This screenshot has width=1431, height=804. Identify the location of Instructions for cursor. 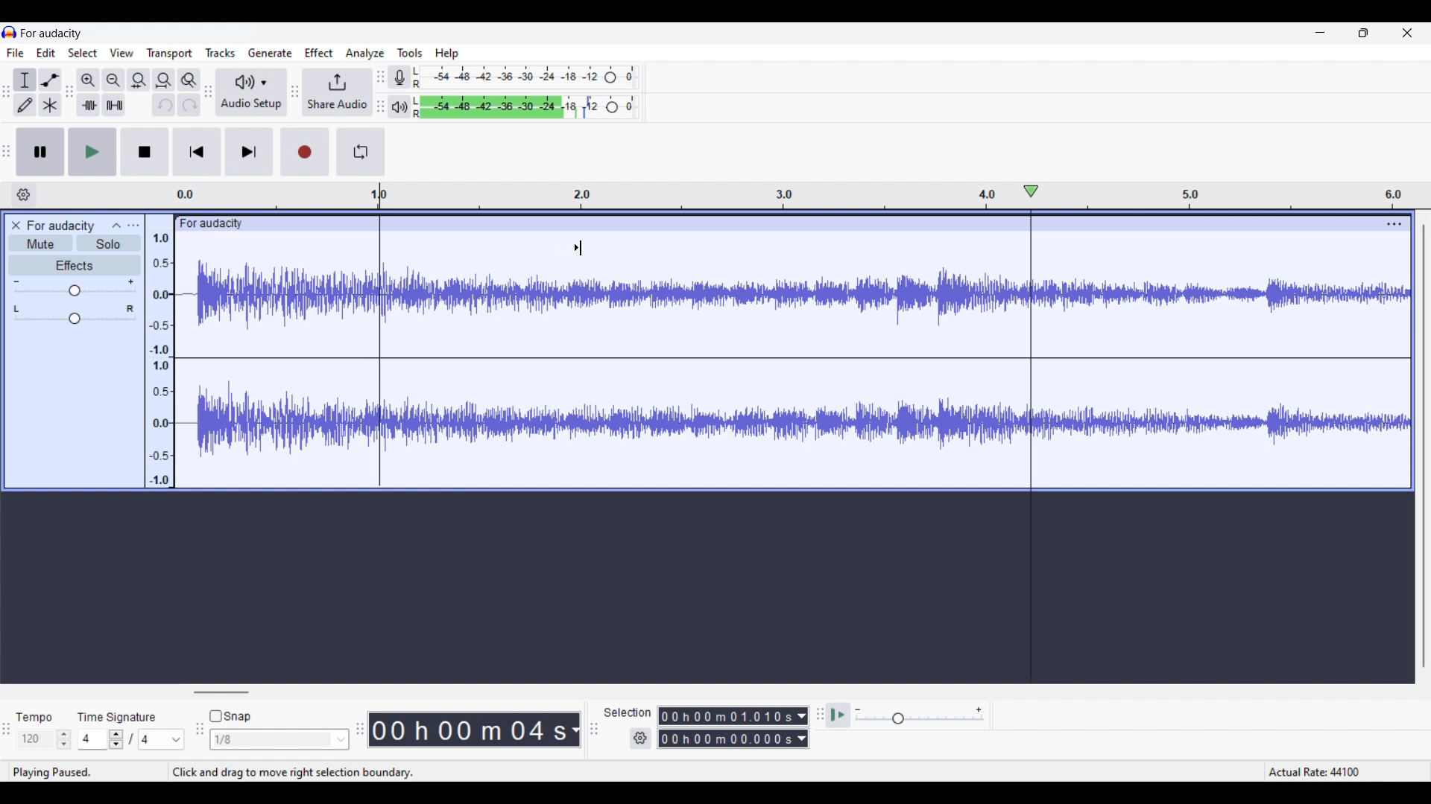
(293, 772).